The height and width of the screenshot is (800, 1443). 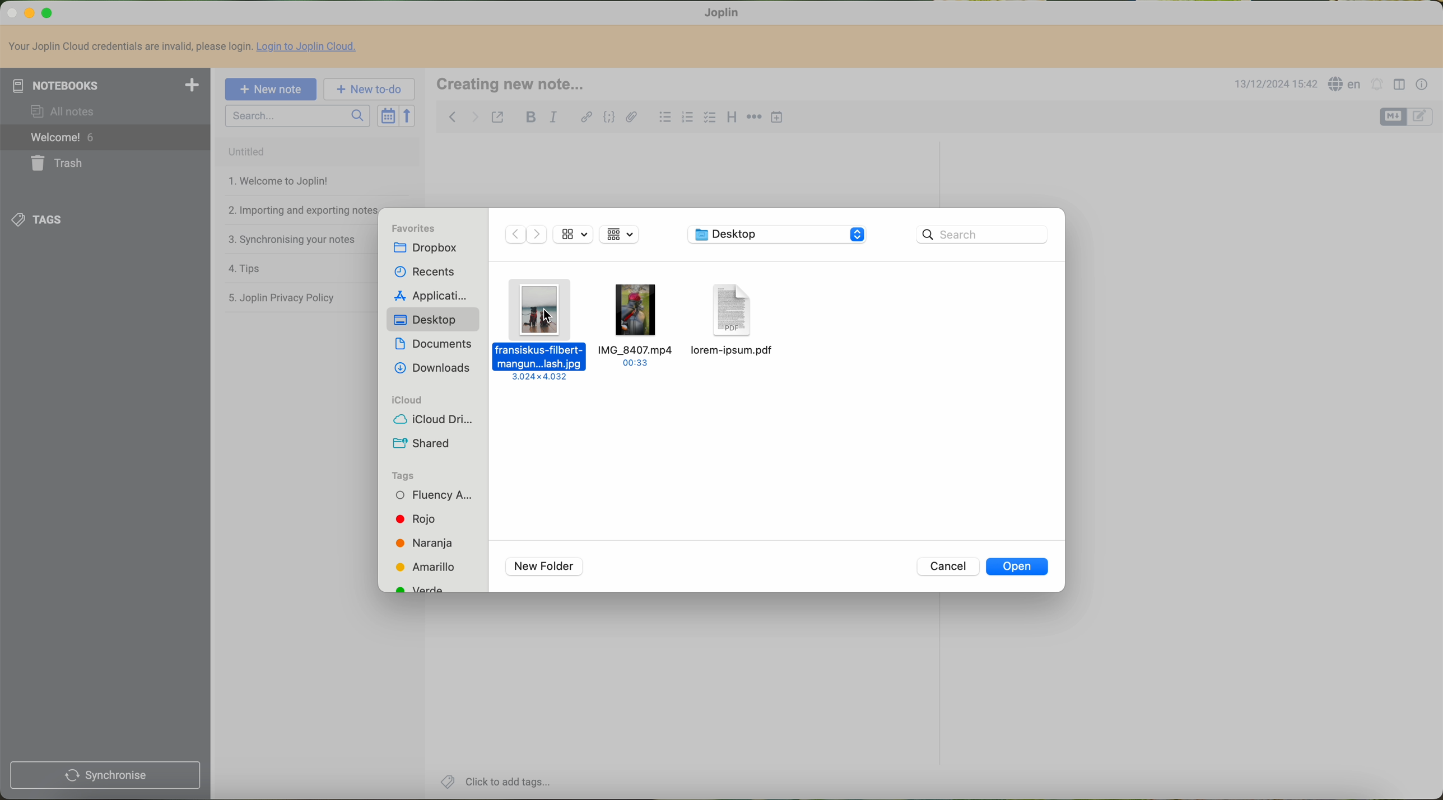 What do you see at coordinates (48, 13) in the screenshot?
I see `maximize Calibre` at bounding box center [48, 13].